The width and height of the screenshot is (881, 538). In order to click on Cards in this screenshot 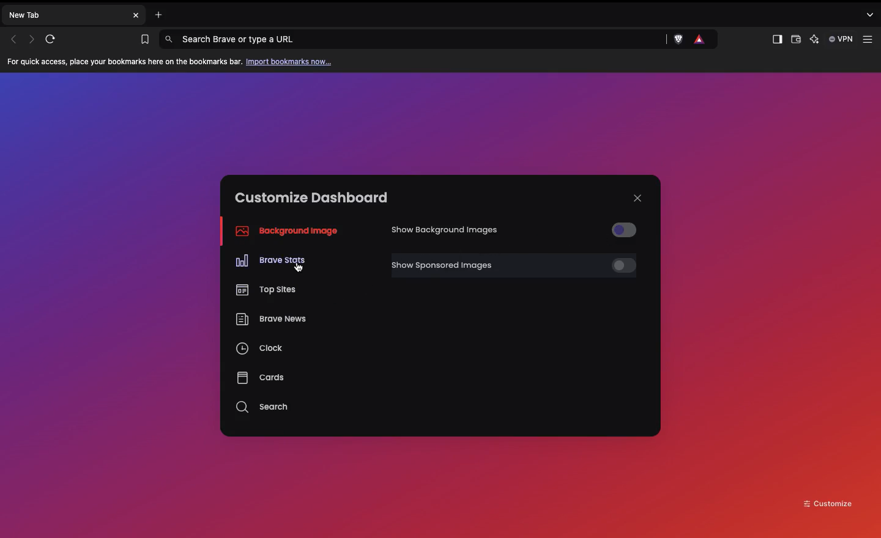, I will do `click(260, 377)`.